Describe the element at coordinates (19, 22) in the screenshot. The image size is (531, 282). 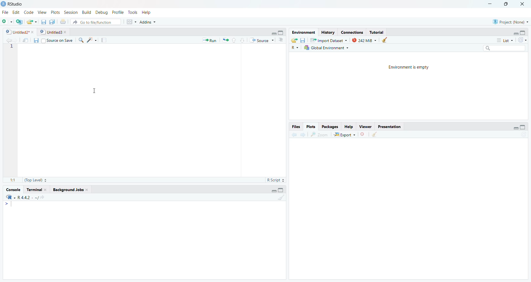
I see `create a project` at that location.